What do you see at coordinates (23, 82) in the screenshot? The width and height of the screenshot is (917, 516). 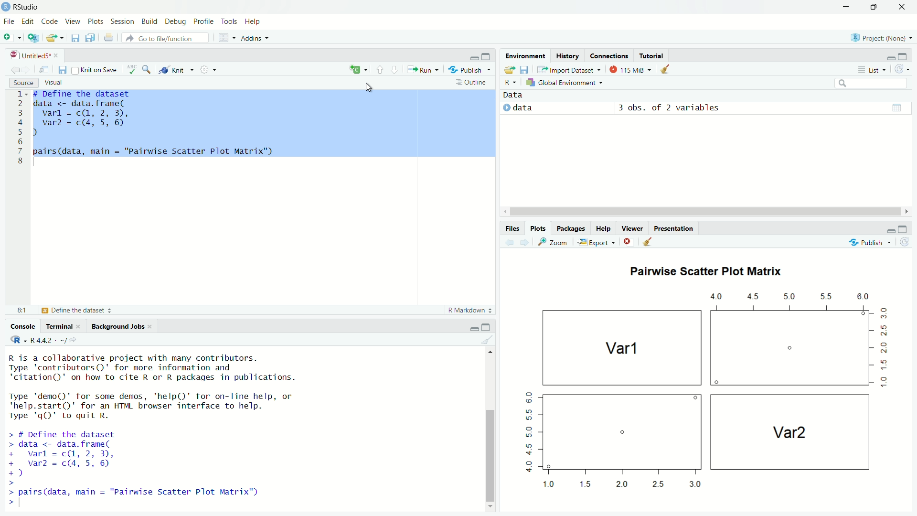 I see `Source` at bounding box center [23, 82].